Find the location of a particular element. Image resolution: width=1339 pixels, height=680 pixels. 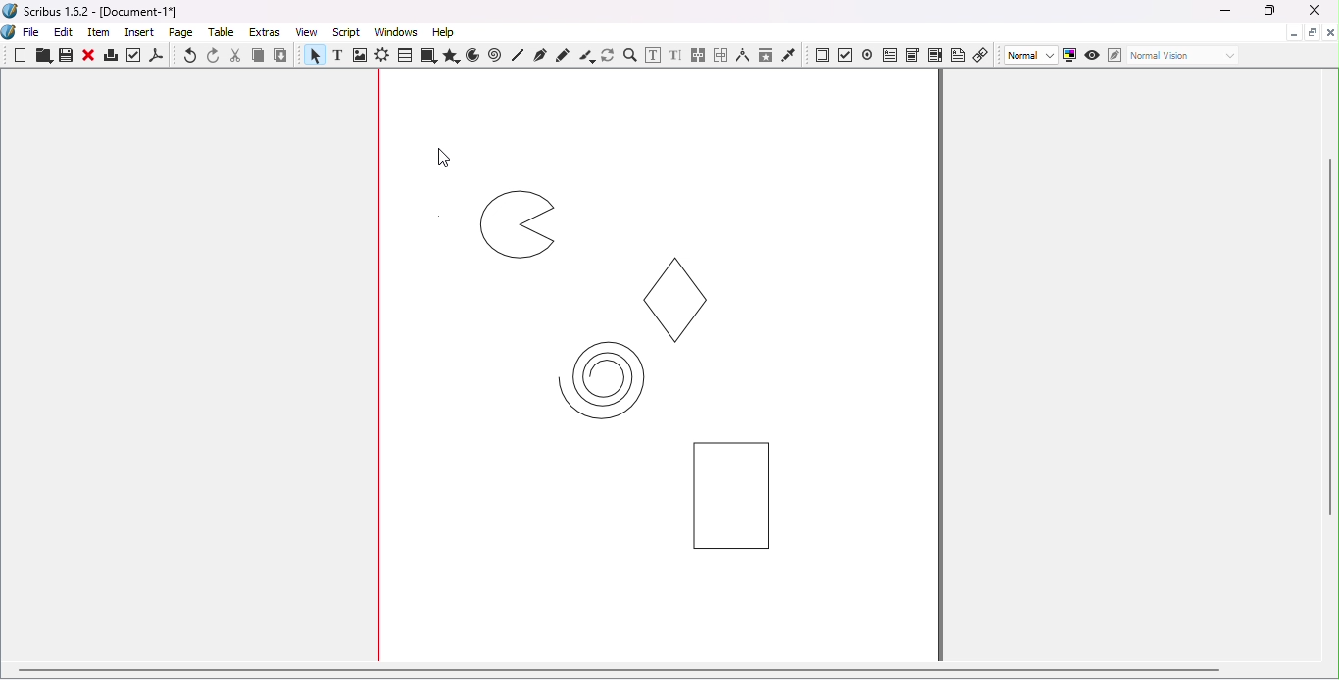

Freehand line is located at coordinates (564, 55).